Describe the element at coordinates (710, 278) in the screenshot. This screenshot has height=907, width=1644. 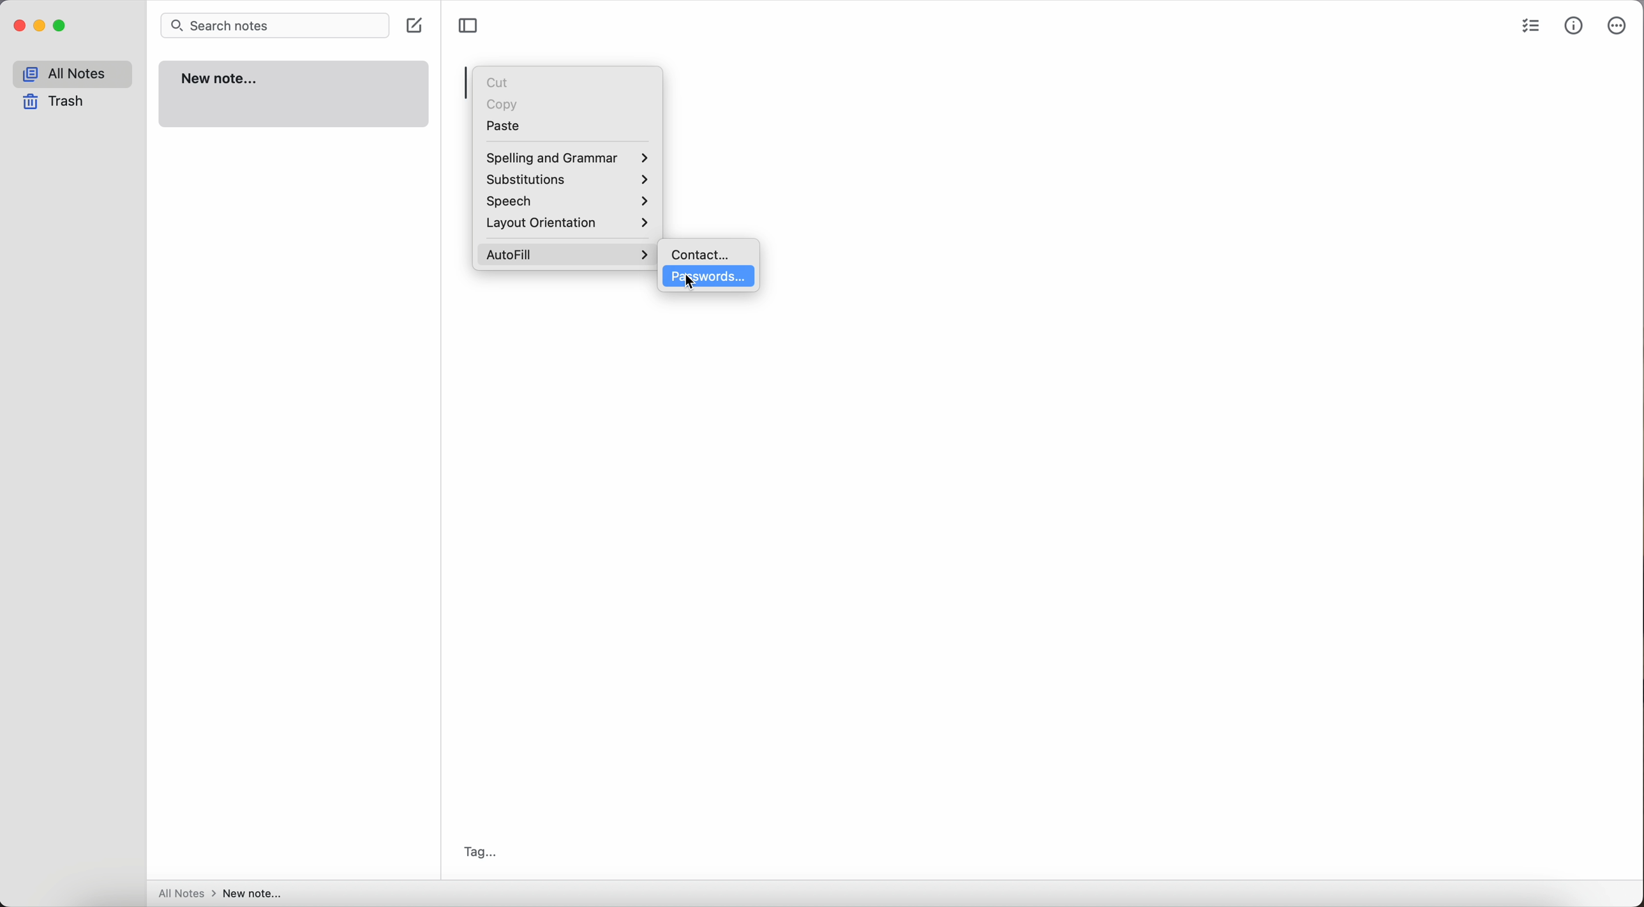
I see `click on passwords` at that location.